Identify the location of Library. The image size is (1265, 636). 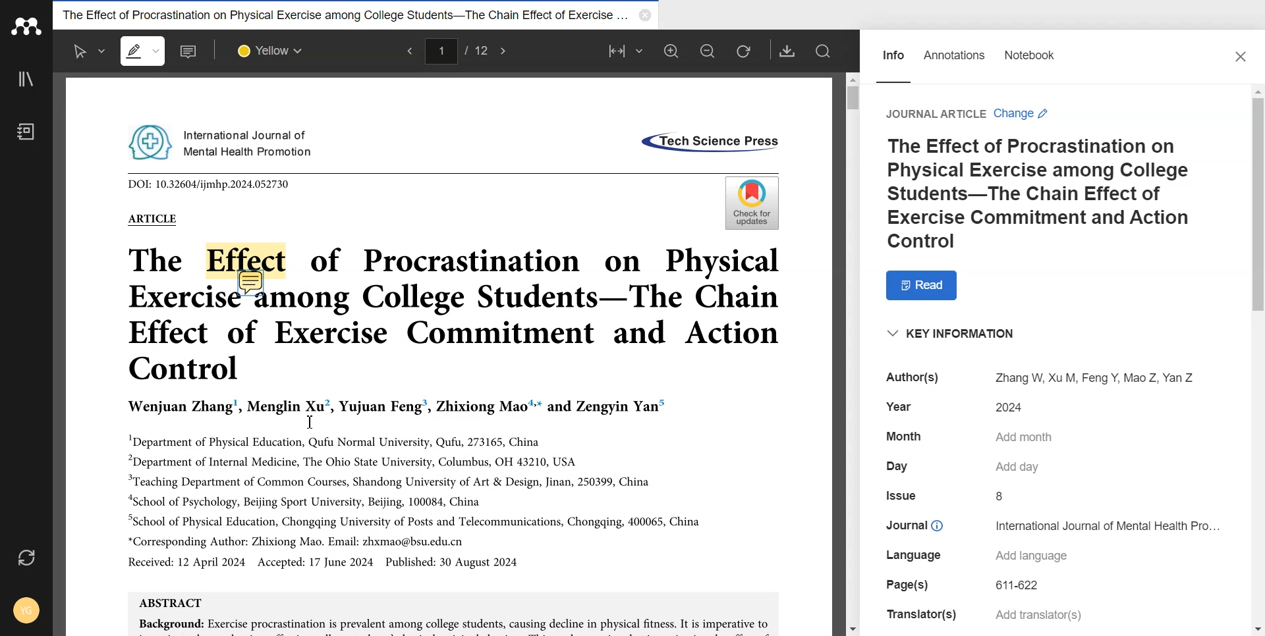
(26, 79).